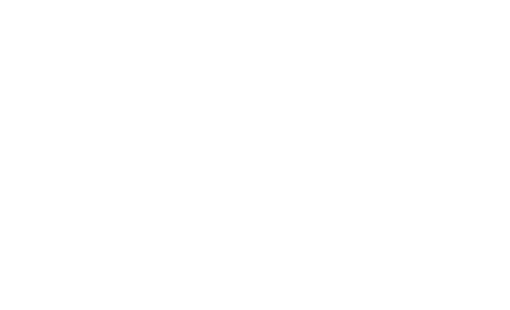  What do you see at coordinates (164, 293) in the screenshot?
I see `Down` at bounding box center [164, 293].